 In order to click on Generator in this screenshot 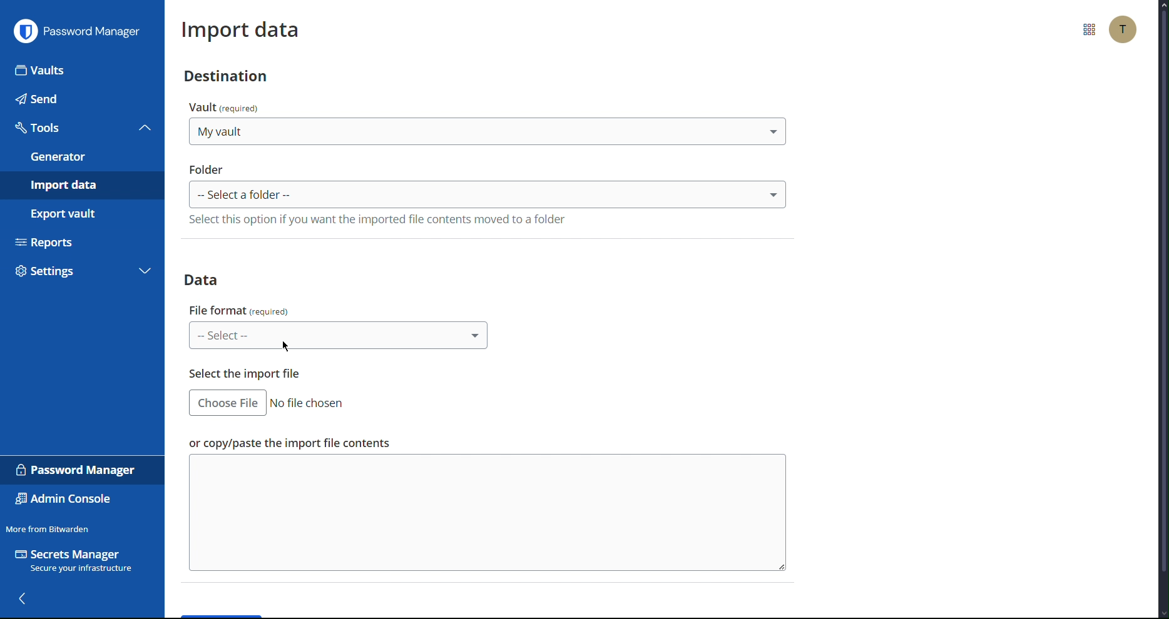, I will do `click(81, 157)`.